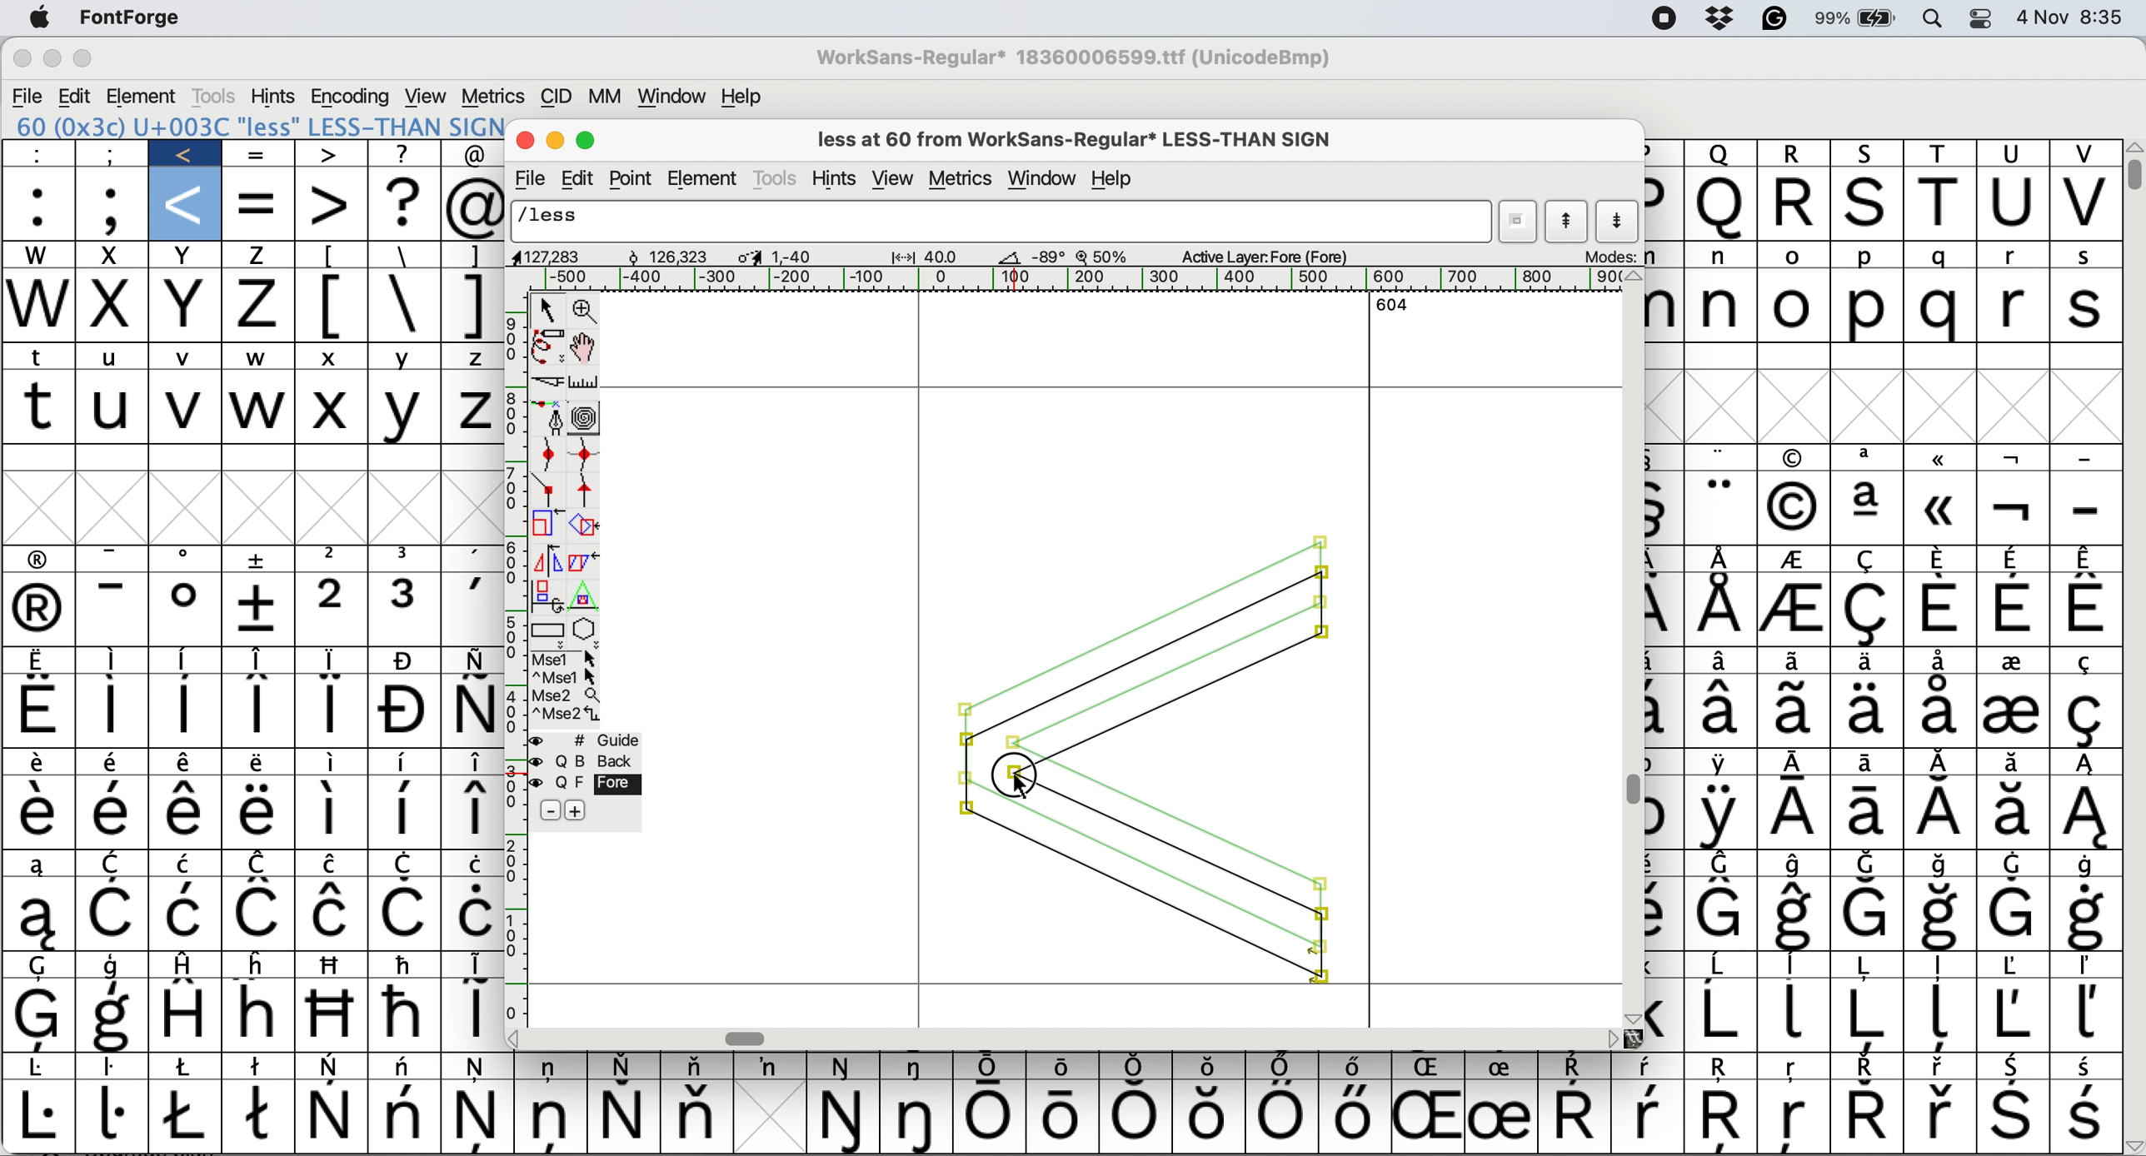 The height and width of the screenshot is (1156, 2146). Describe the element at coordinates (1723, 306) in the screenshot. I see `n` at that location.